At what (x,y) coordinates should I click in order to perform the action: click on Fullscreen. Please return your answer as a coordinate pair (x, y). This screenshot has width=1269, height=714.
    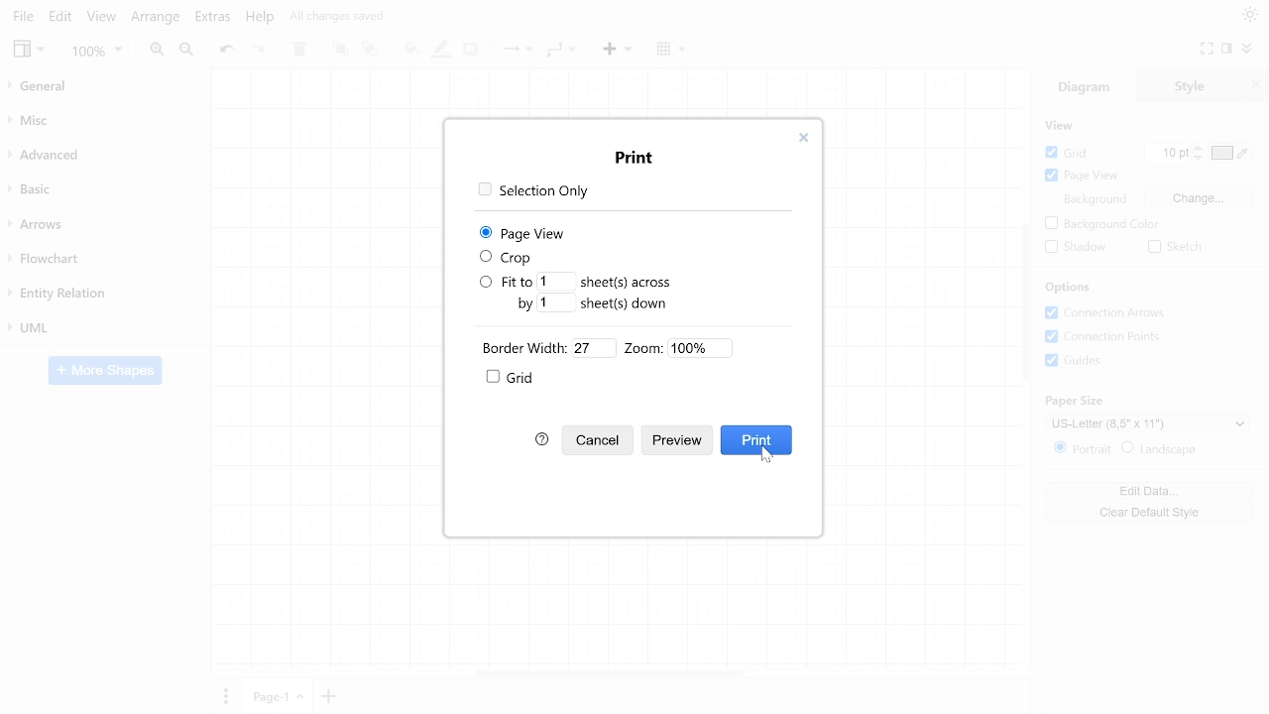
    Looking at the image, I should click on (1207, 49).